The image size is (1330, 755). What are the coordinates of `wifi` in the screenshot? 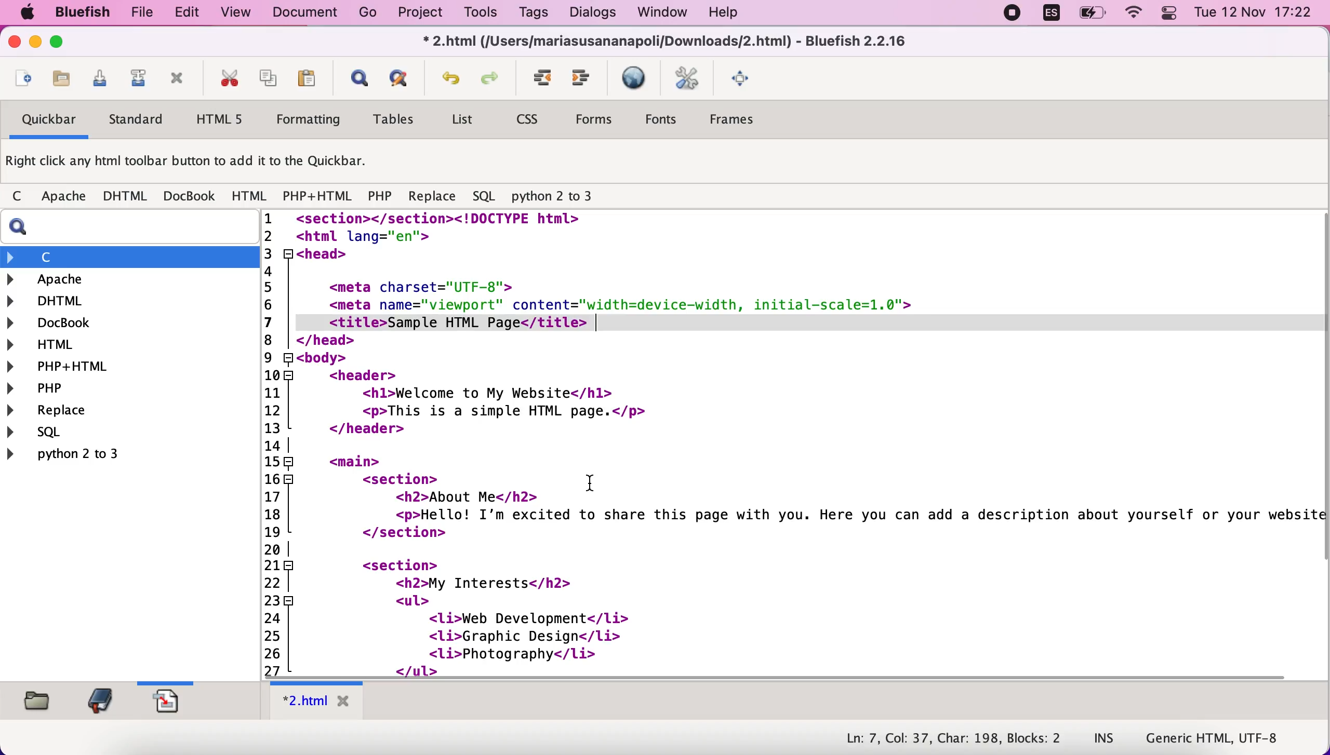 It's located at (1135, 15).